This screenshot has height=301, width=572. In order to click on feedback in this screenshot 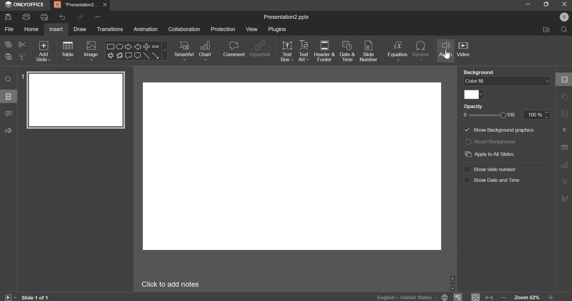, I will do `click(10, 131)`.